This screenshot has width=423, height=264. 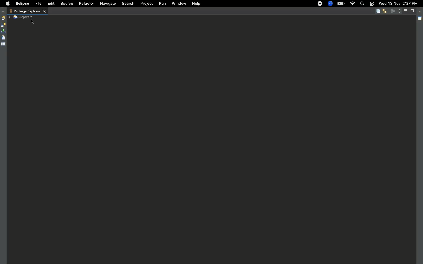 I want to click on Source, so click(x=66, y=4).